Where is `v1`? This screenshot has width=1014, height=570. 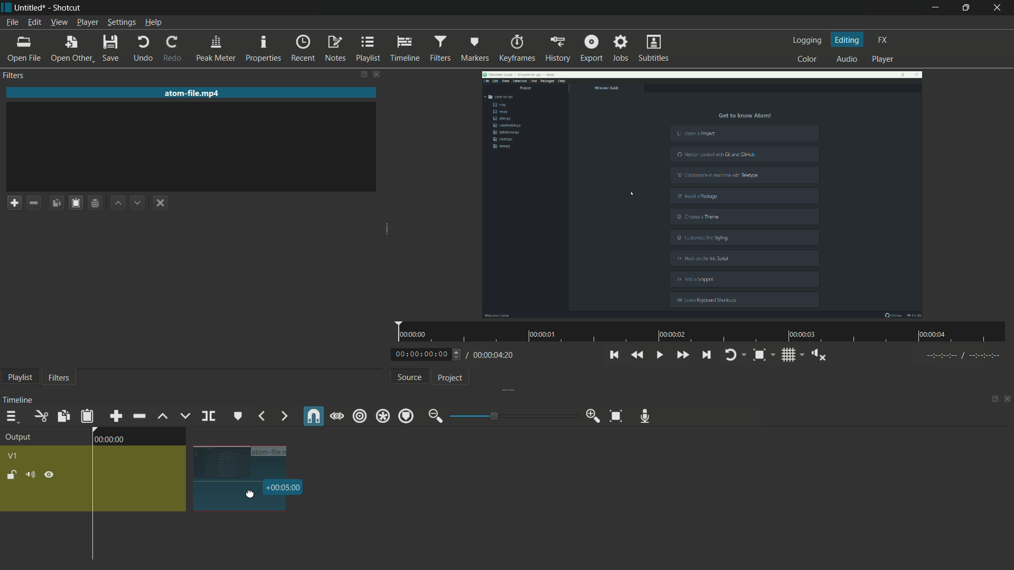 v1 is located at coordinates (15, 456).